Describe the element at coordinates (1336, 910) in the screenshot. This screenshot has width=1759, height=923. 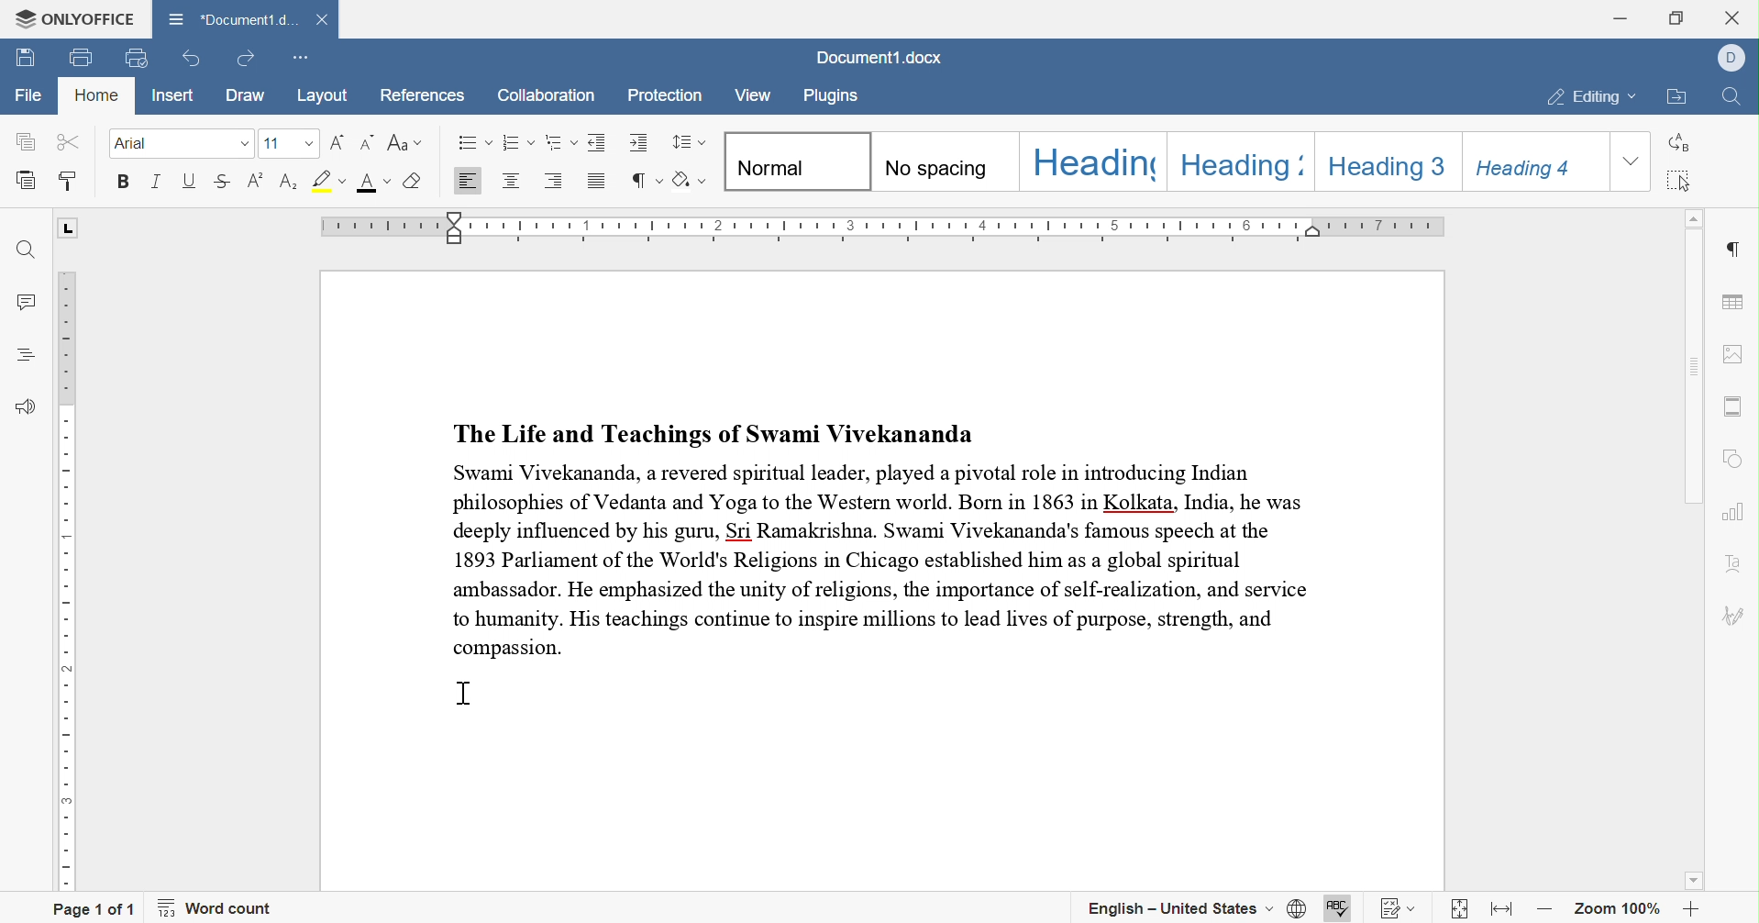
I see `spell checking` at that location.